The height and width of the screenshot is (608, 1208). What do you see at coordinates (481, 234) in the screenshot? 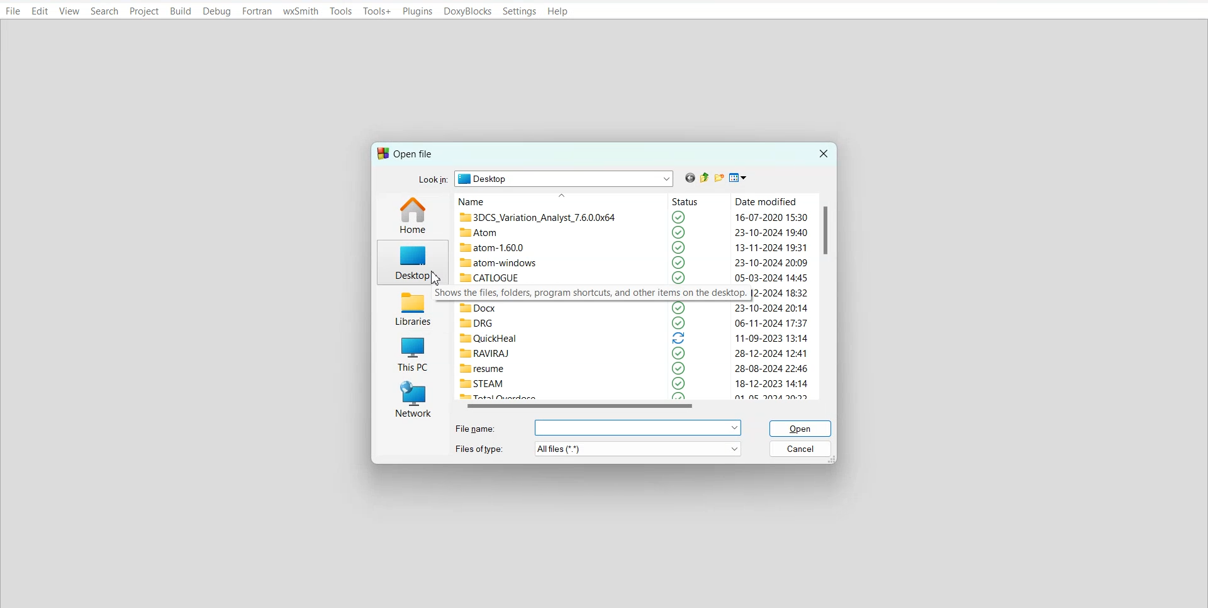
I see `Atom` at bounding box center [481, 234].